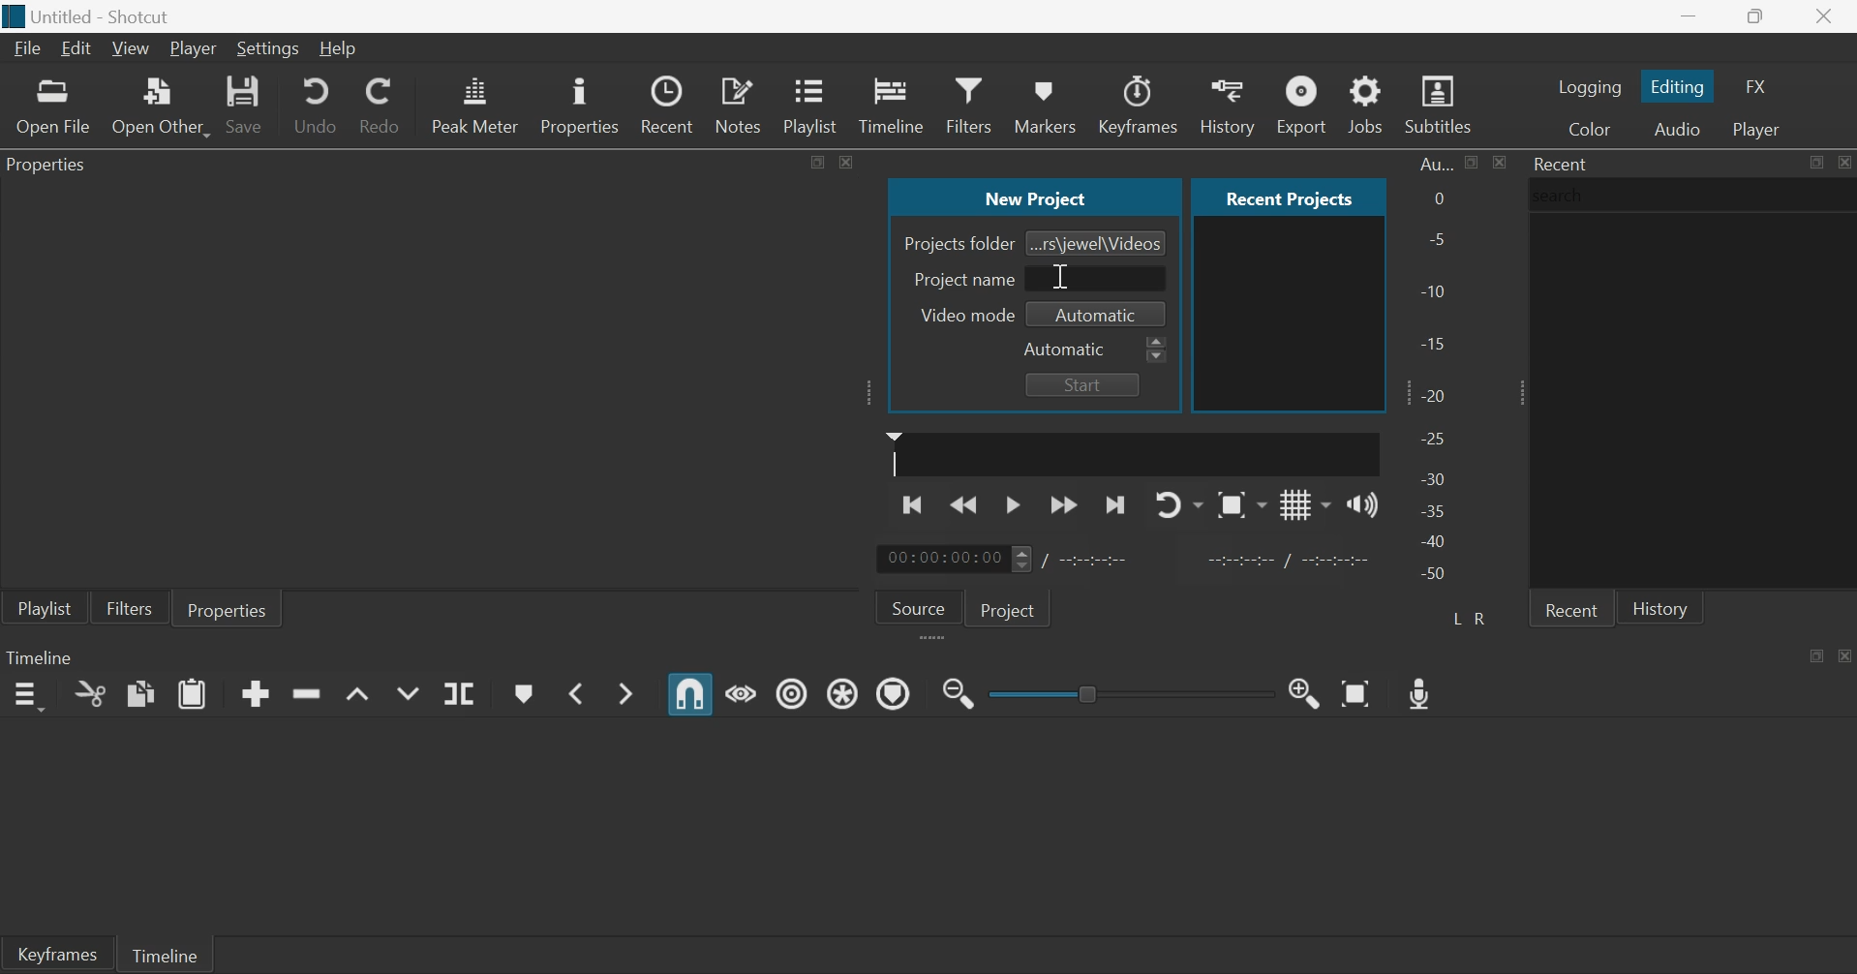 The width and height of the screenshot is (1857, 974). Describe the element at coordinates (1689, 16) in the screenshot. I see `Minimize` at that location.